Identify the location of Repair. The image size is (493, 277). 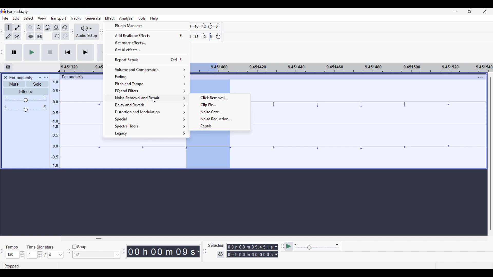
(220, 126).